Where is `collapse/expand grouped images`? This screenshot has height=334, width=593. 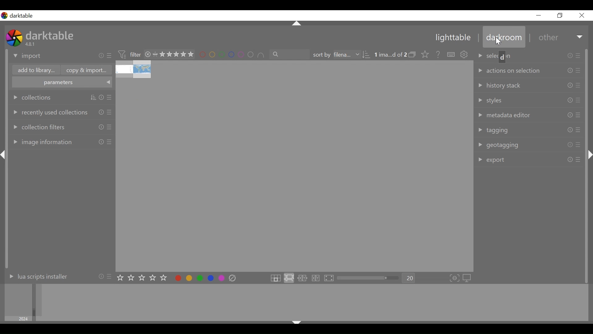 collapse/expand grouped images is located at coordinates (414, 55).